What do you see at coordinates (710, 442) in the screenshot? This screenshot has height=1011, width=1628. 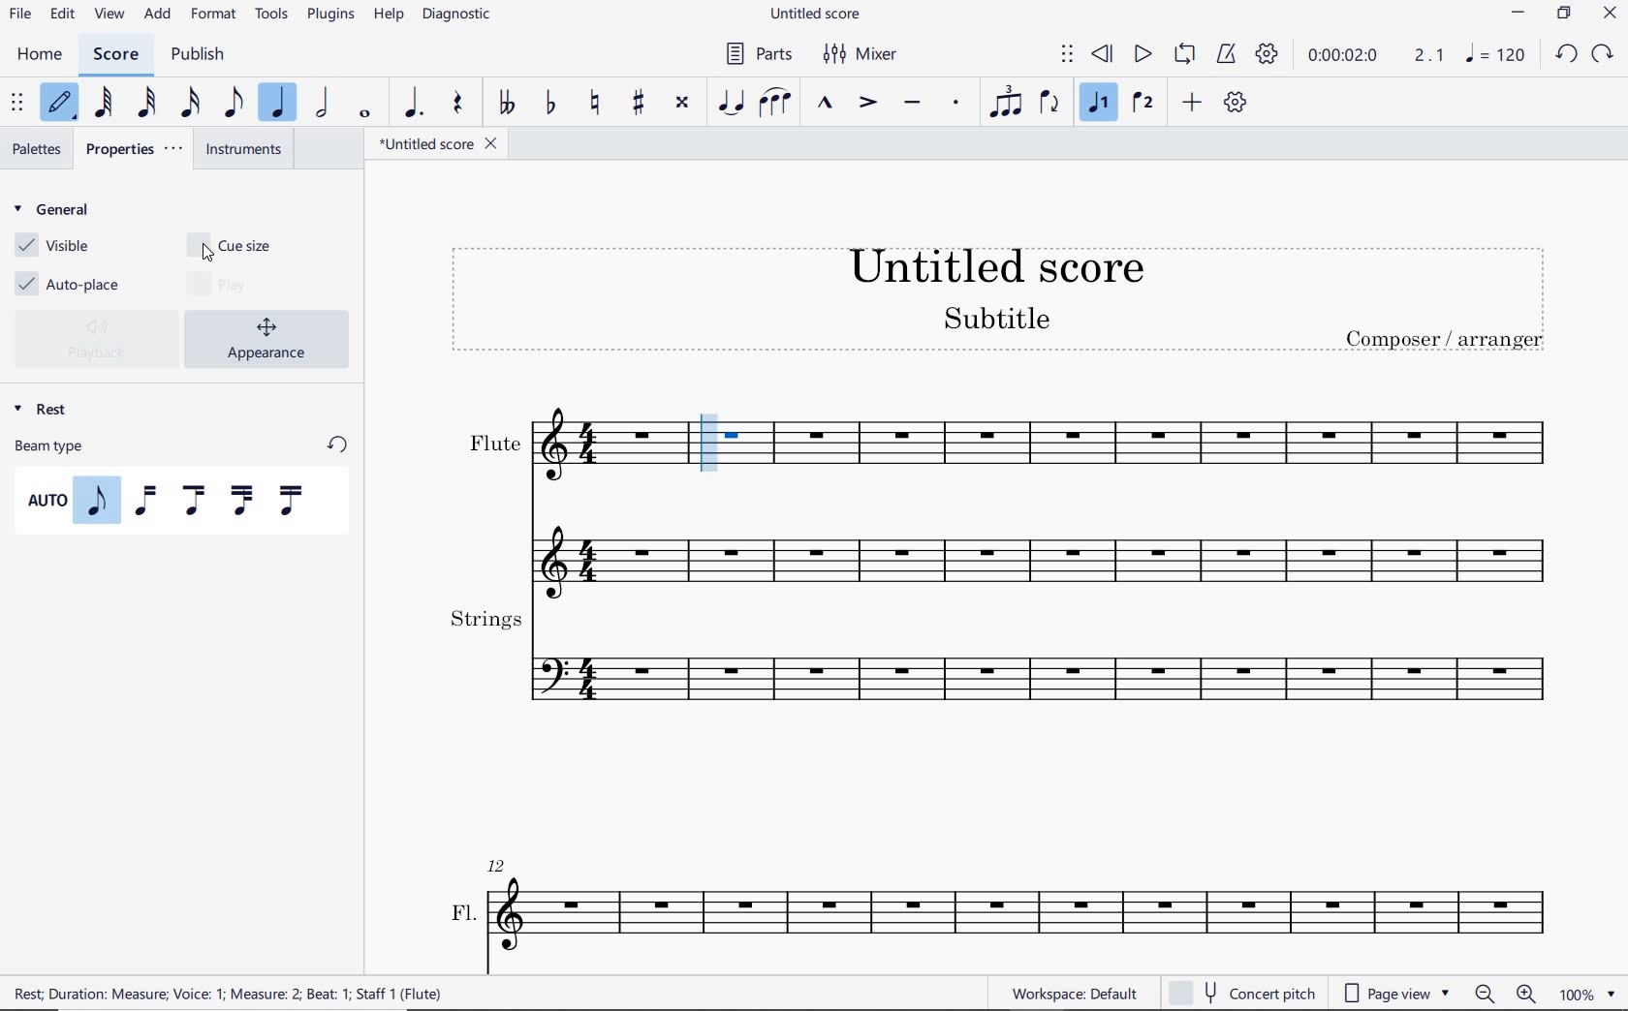 I see `EDITOR` at bounding box center [710, 442].